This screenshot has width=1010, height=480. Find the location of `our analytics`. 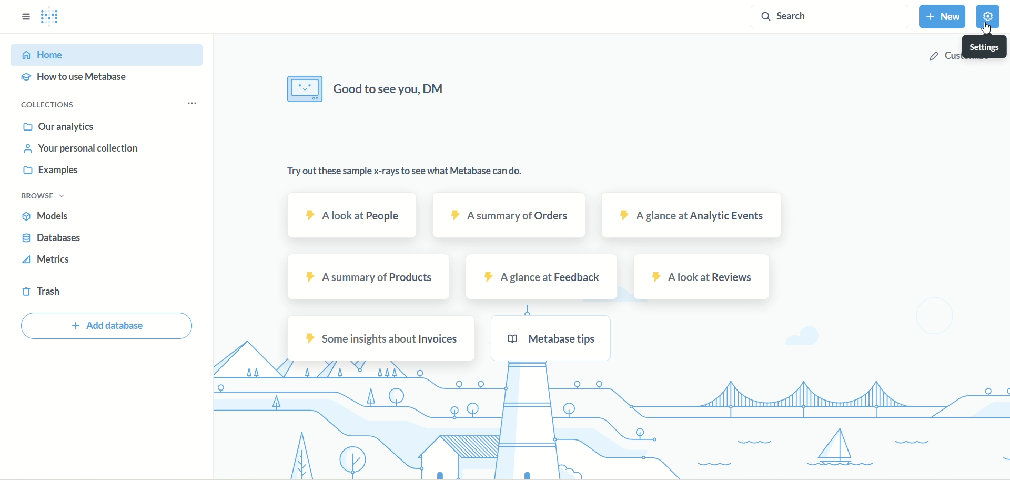

our analytics is located at coordinates (59, 127).